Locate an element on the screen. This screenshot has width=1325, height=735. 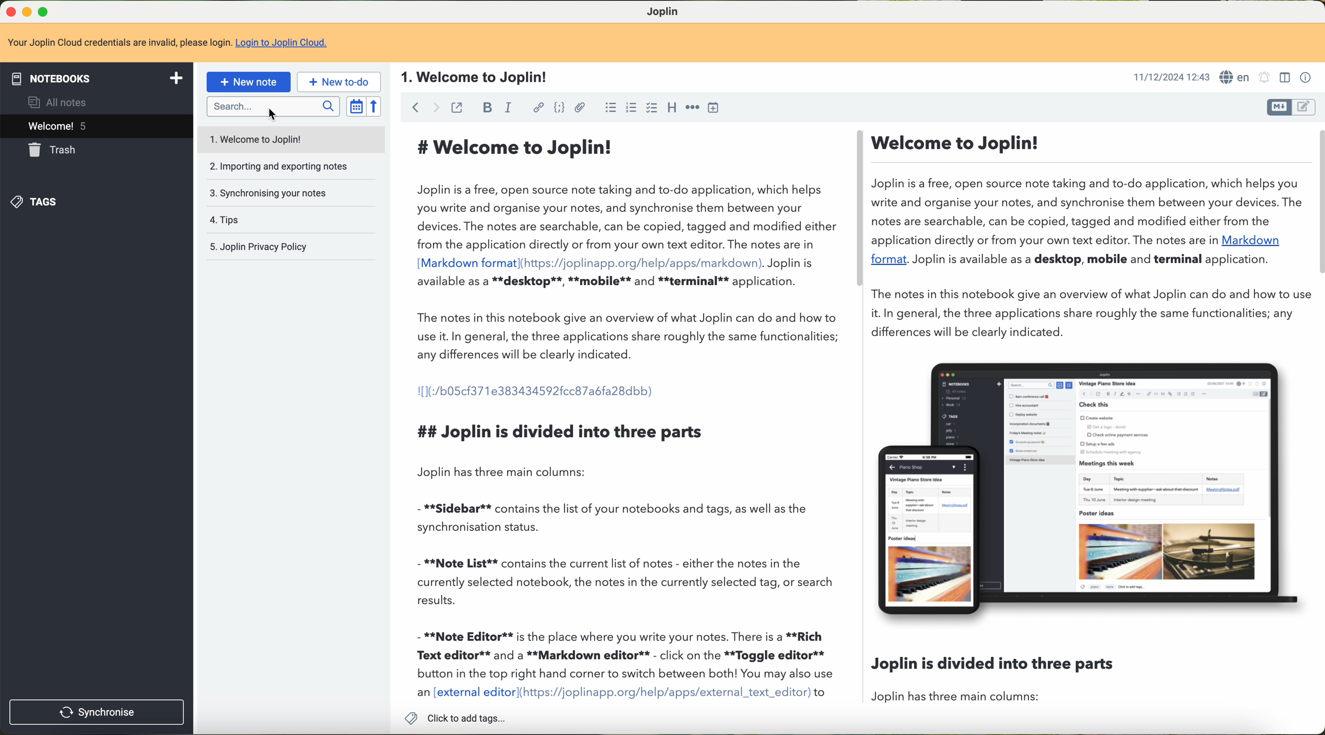
scroll bar is located at coordinates (858, 210).